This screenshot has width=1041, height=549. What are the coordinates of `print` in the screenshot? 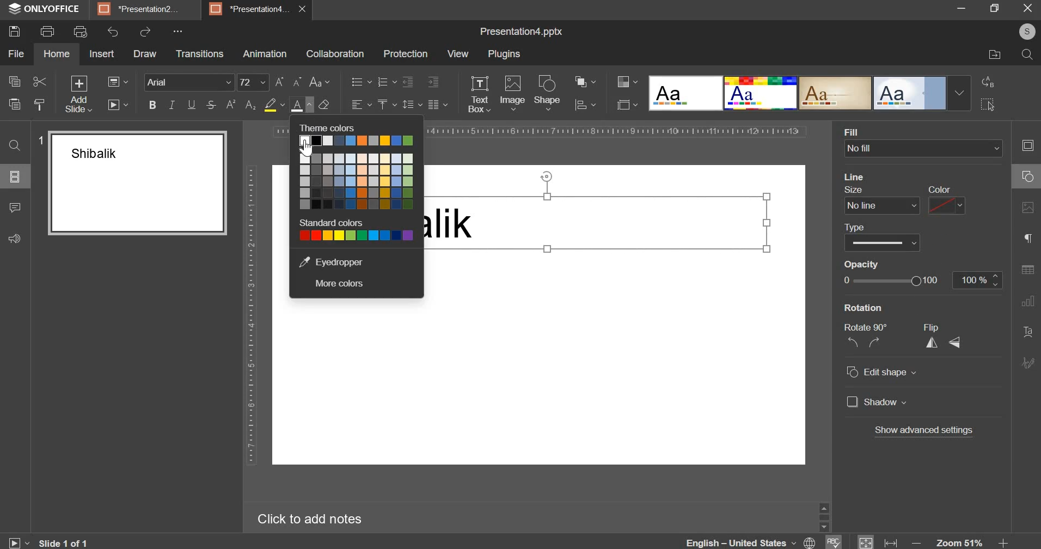 It's located at (47, 30).